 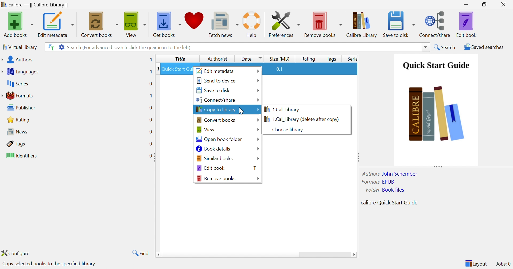 What do you see at coordinates (284, 109) in the screenshot?
I see `1. Cal_Library` at bounding box center [284, 109].